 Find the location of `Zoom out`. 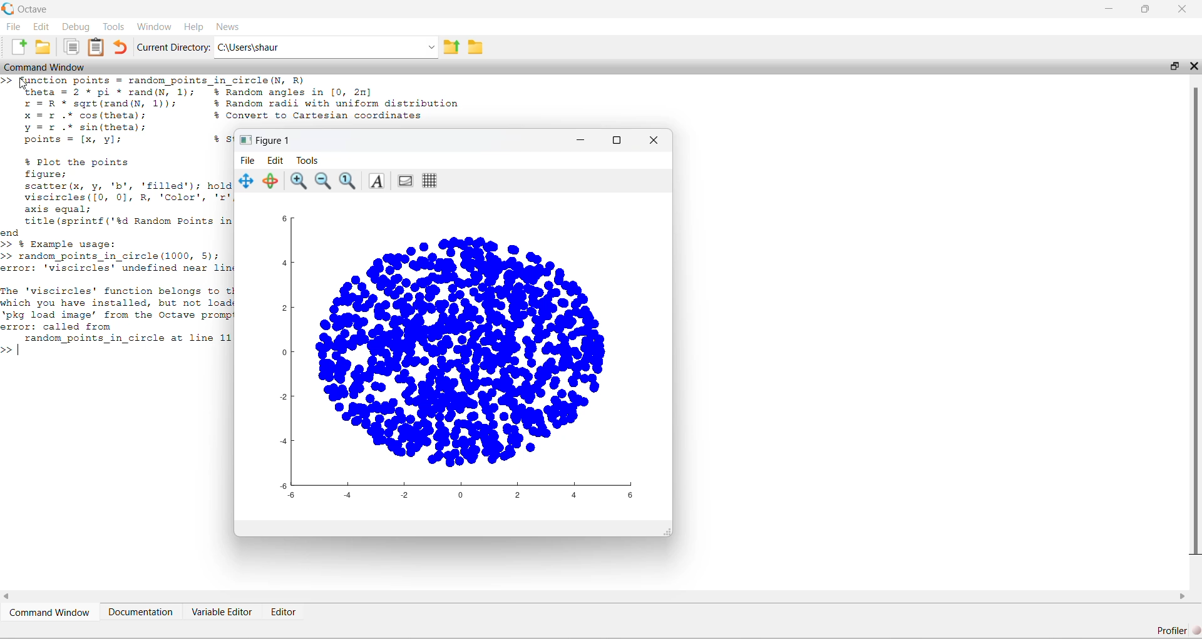

Zoom out is located at coordinates (322, 181).